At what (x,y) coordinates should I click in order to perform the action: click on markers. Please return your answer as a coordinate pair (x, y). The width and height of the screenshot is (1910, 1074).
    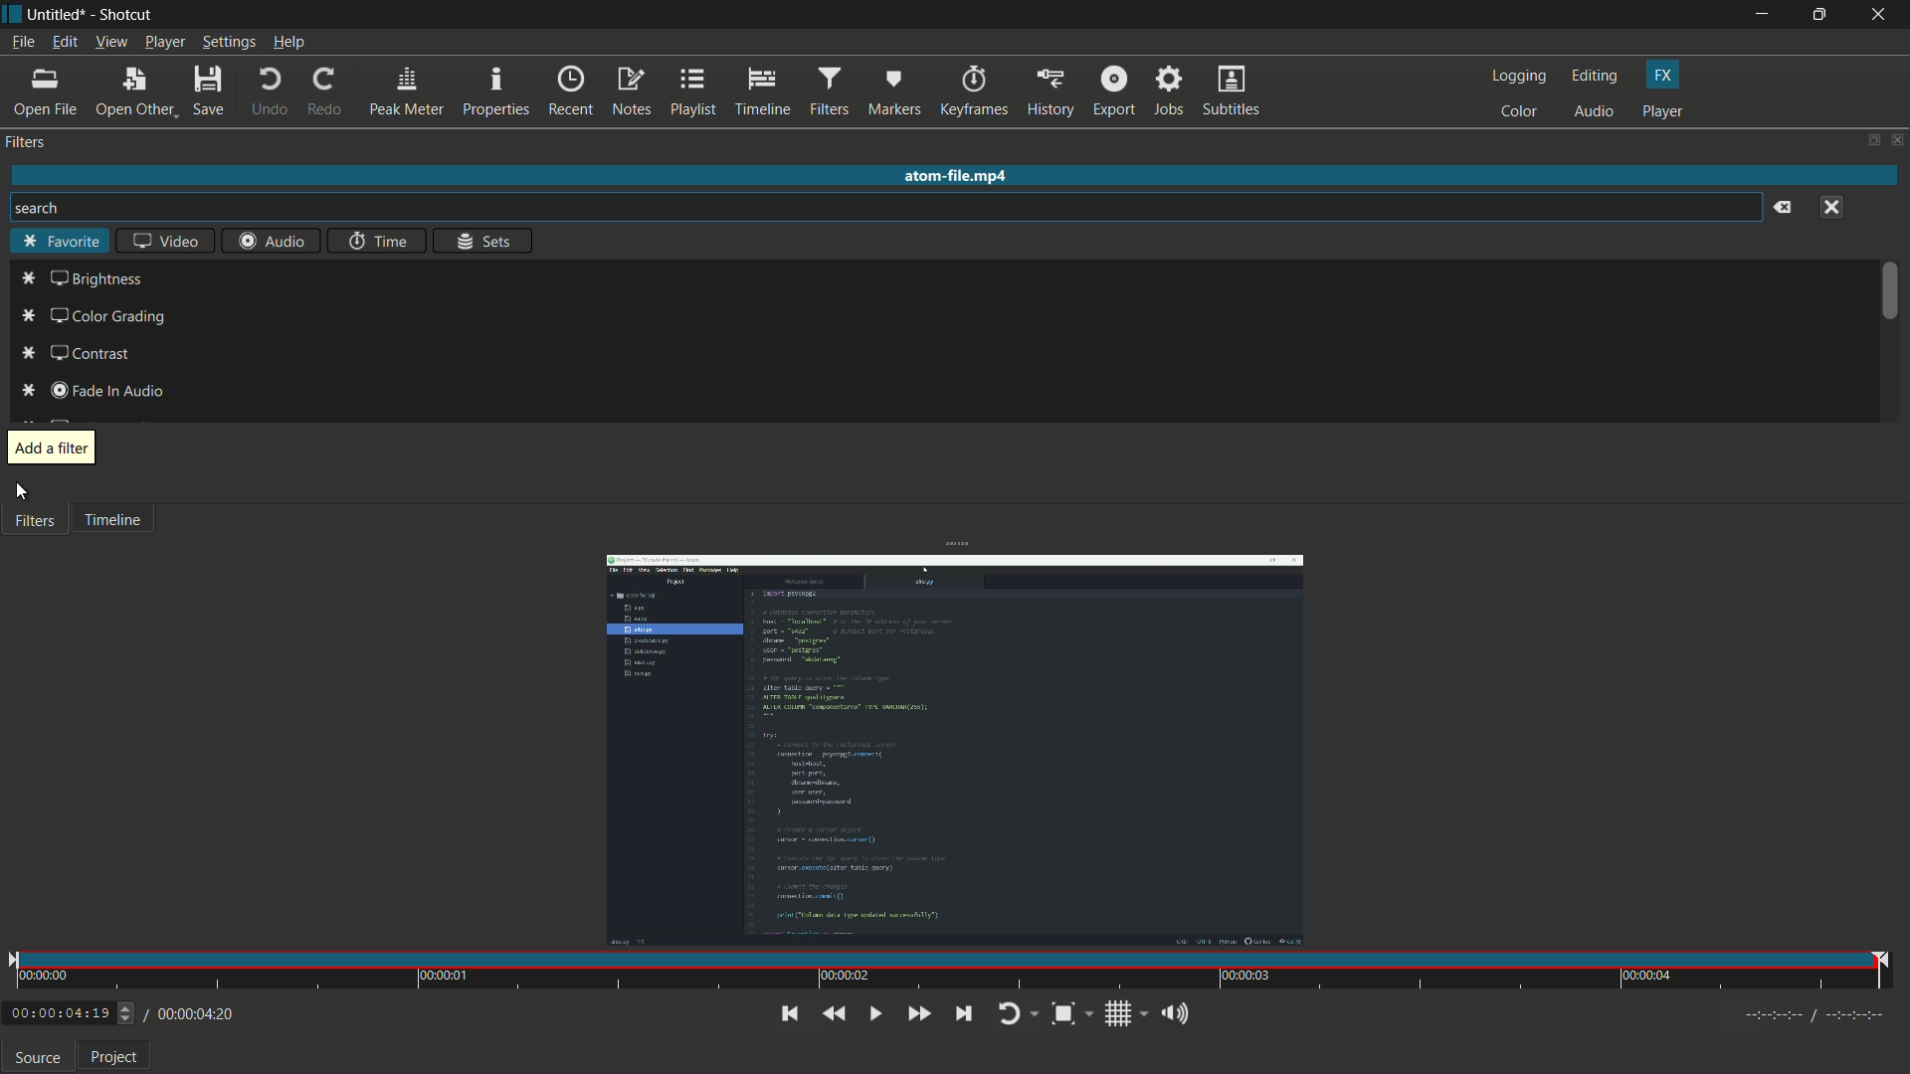
    Looking at the image, I should click on (892, 95).